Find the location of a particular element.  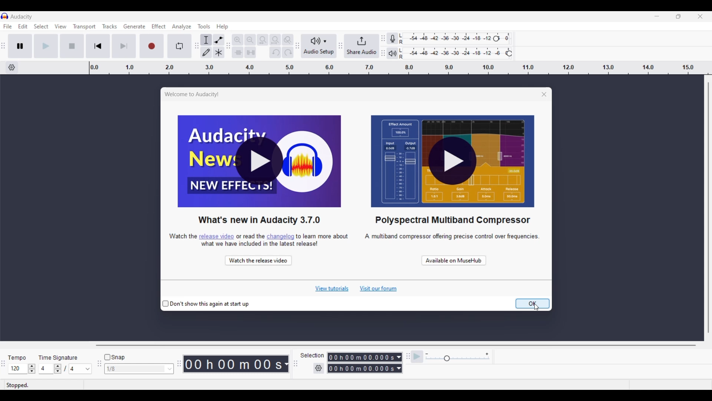

toolbar is located at coordinates (228, 45).